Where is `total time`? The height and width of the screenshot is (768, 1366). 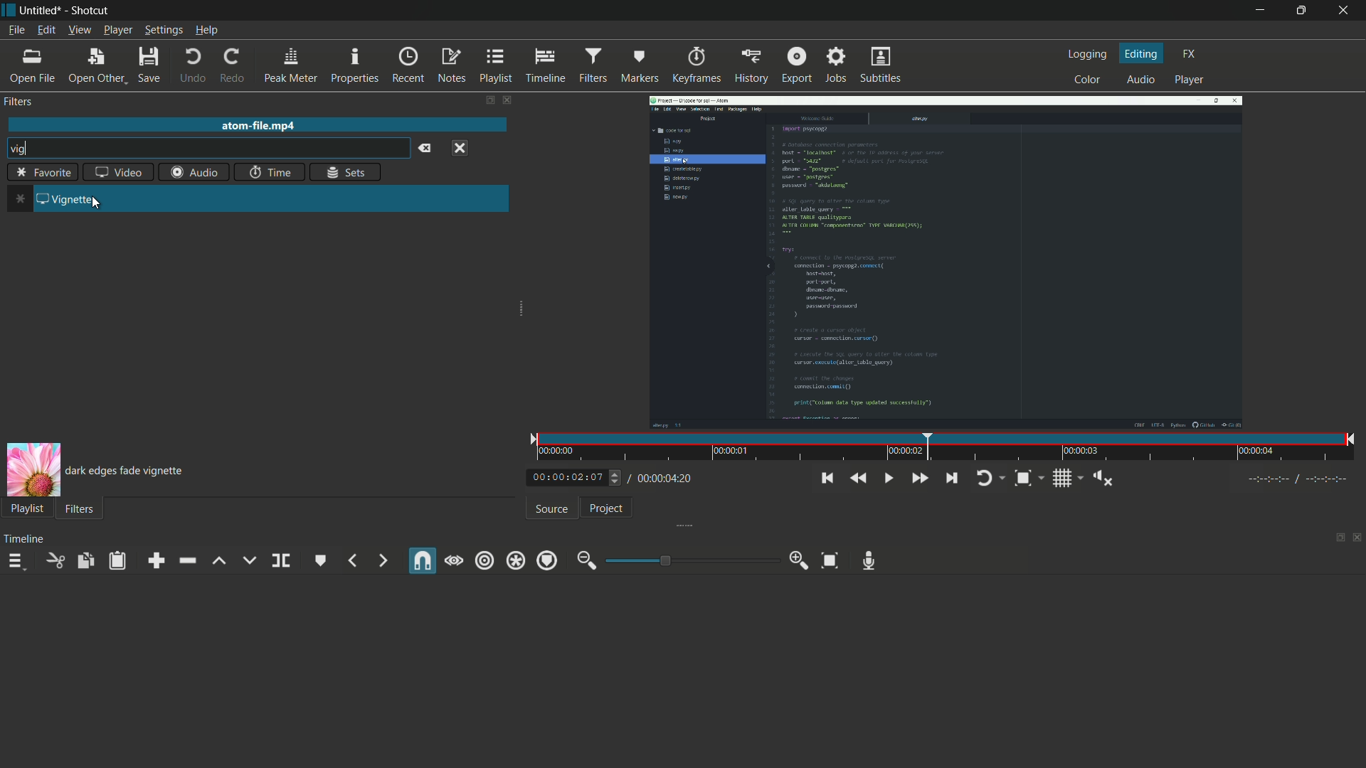 total time is located at coordinates (659, 479).